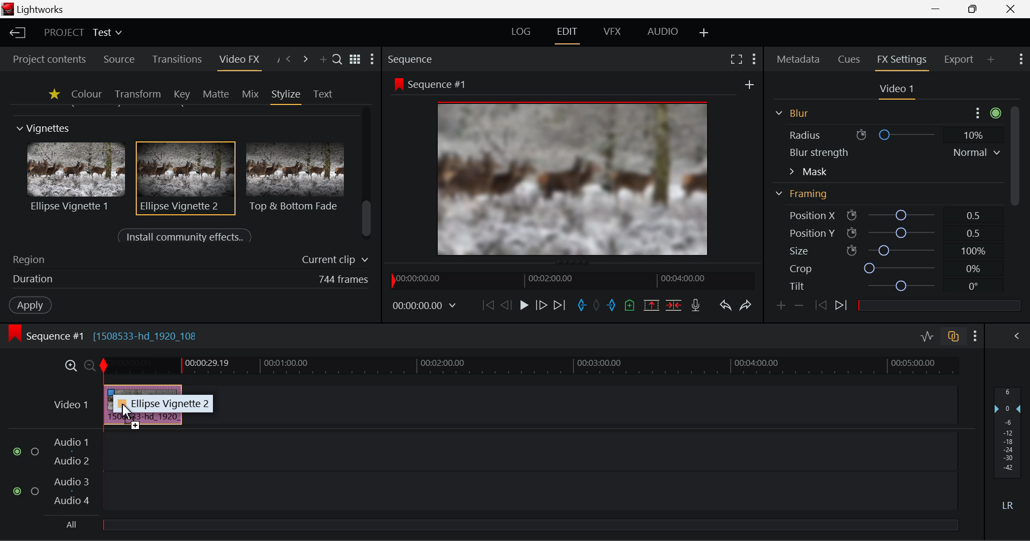 This screenshot has height=541, width=1030. I want to click on Audio Input Field, so click(474, 482).